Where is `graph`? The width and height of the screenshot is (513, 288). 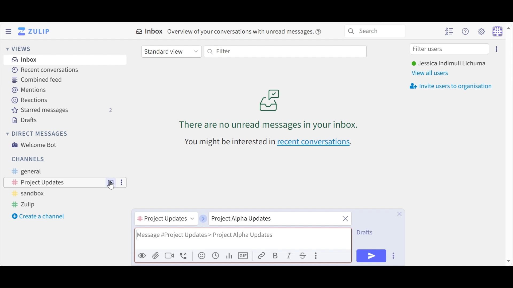
graph is located at coordinates (230, 256).